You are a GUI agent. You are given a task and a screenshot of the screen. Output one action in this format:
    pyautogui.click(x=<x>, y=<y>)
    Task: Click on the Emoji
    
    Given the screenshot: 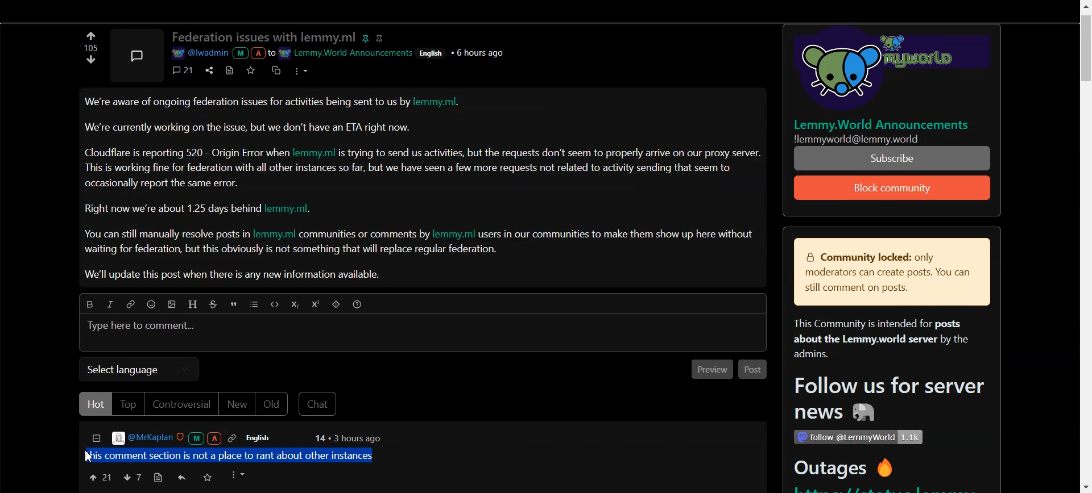 What is the action you would take?
    pyautogui.click(x=154, y=306)
    